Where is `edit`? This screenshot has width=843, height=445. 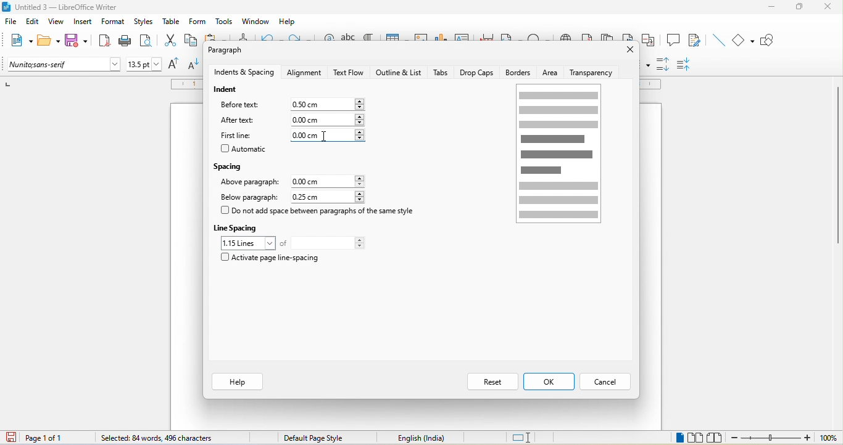
edit is located at coordinates (33, 23).